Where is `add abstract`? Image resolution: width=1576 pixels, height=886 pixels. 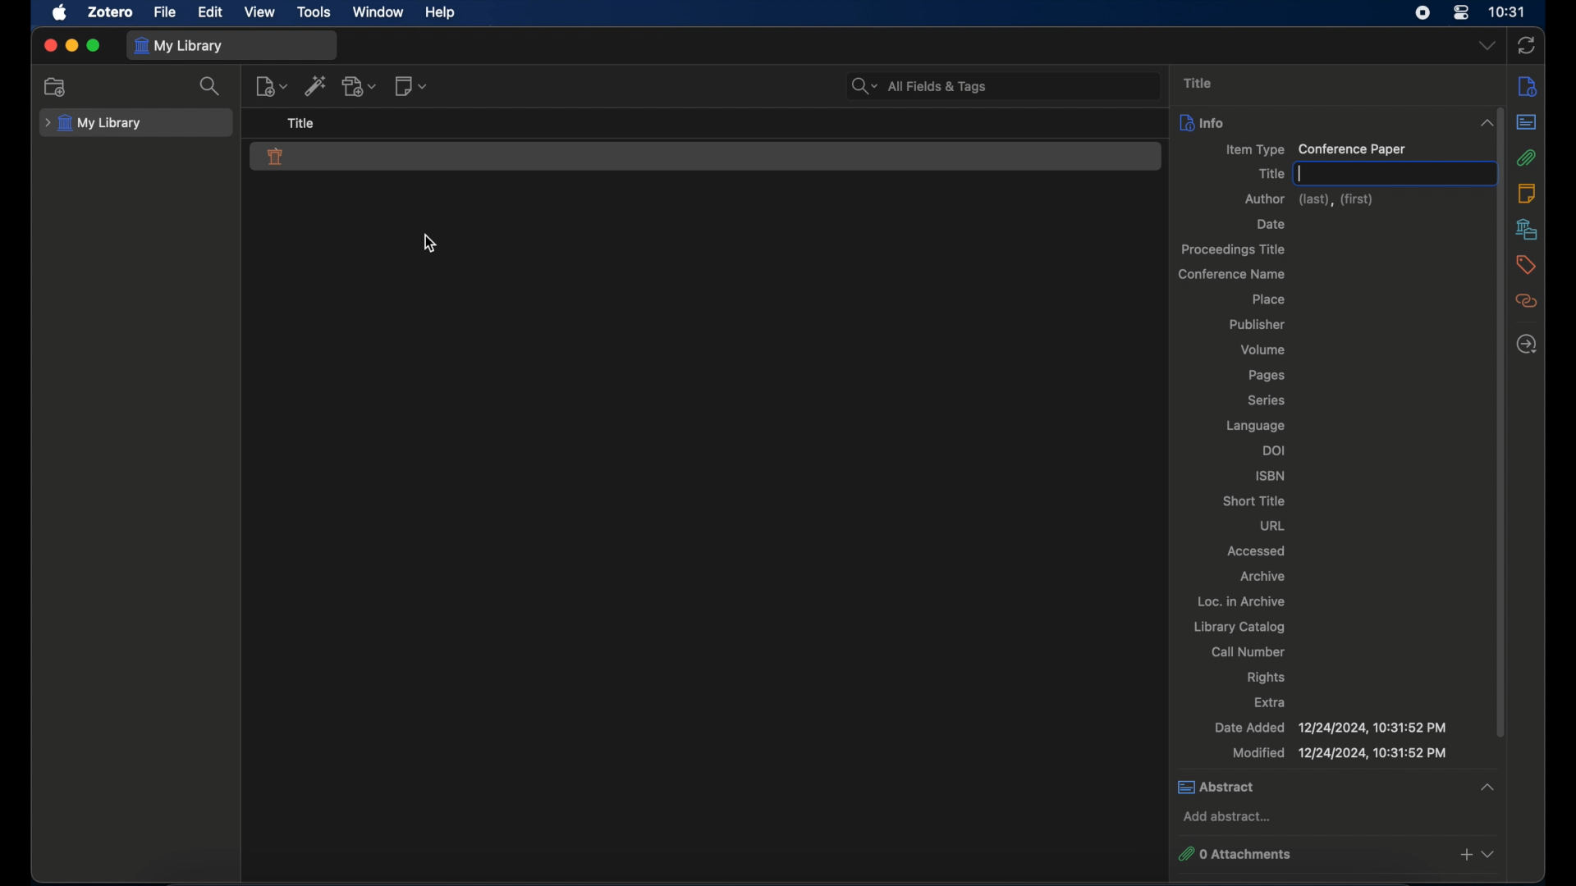
add abstract is located at coordinates (1230, 817).